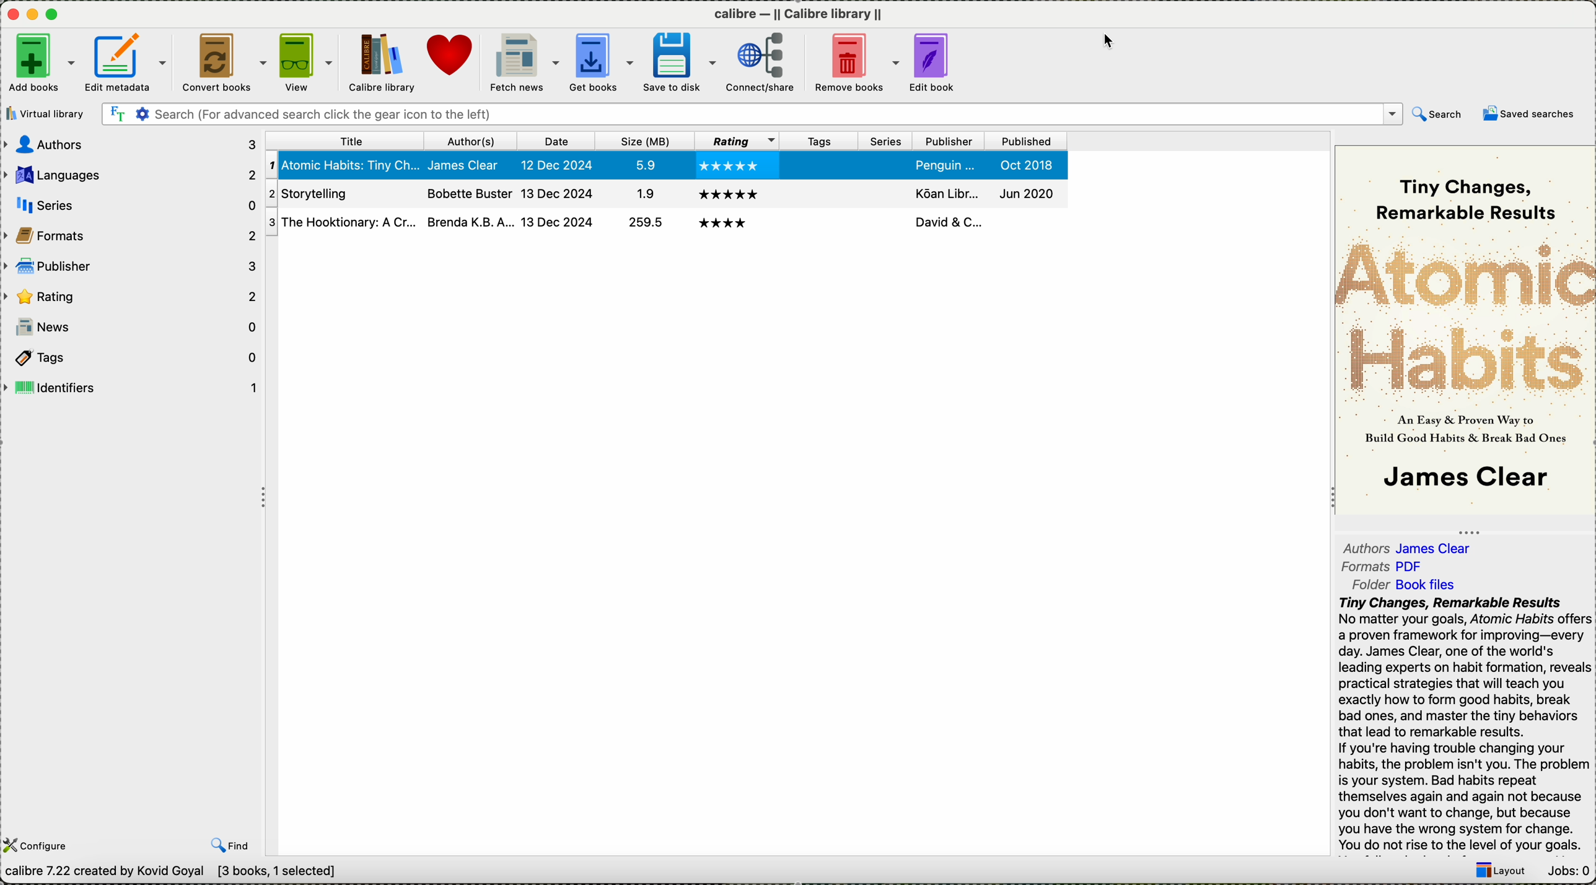 The image size is (1596, 885). I want to click on view, so click(307, 62).